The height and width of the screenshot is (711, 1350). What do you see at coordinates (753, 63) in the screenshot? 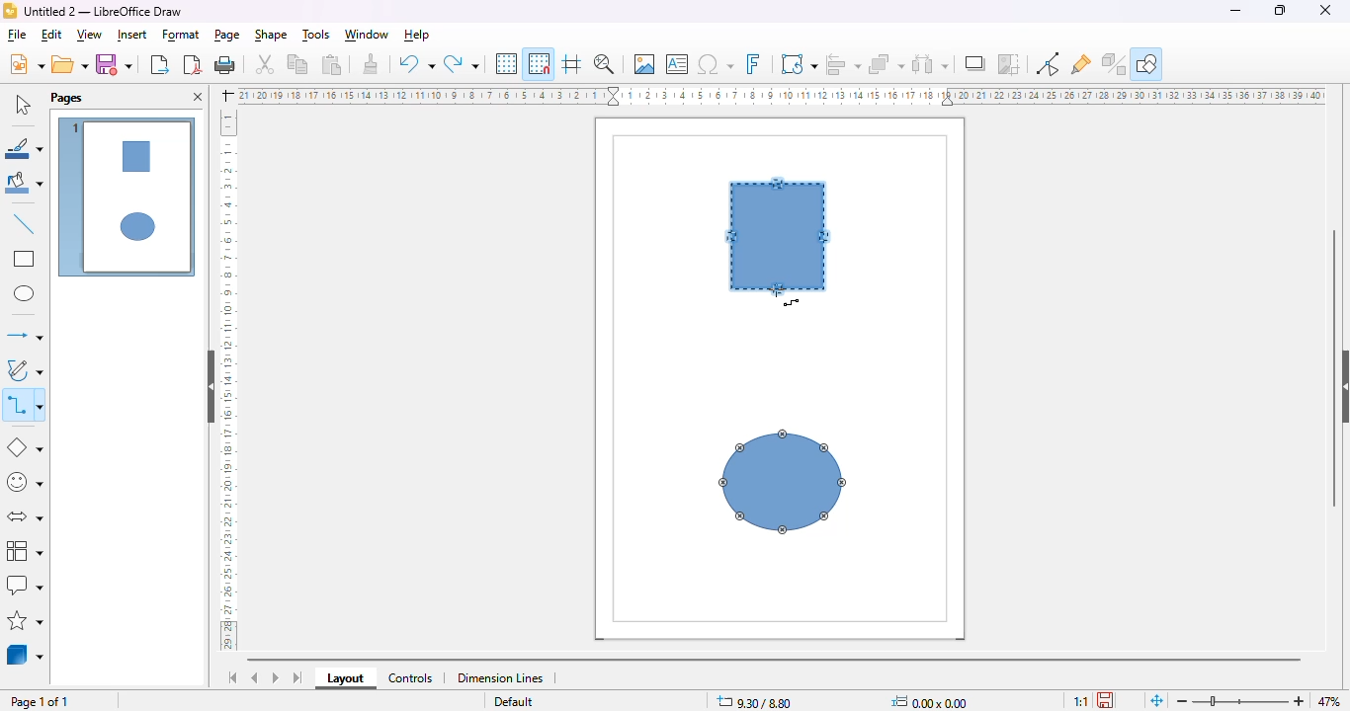
I see `insert fontwork text` at bounding box center [753, 63].